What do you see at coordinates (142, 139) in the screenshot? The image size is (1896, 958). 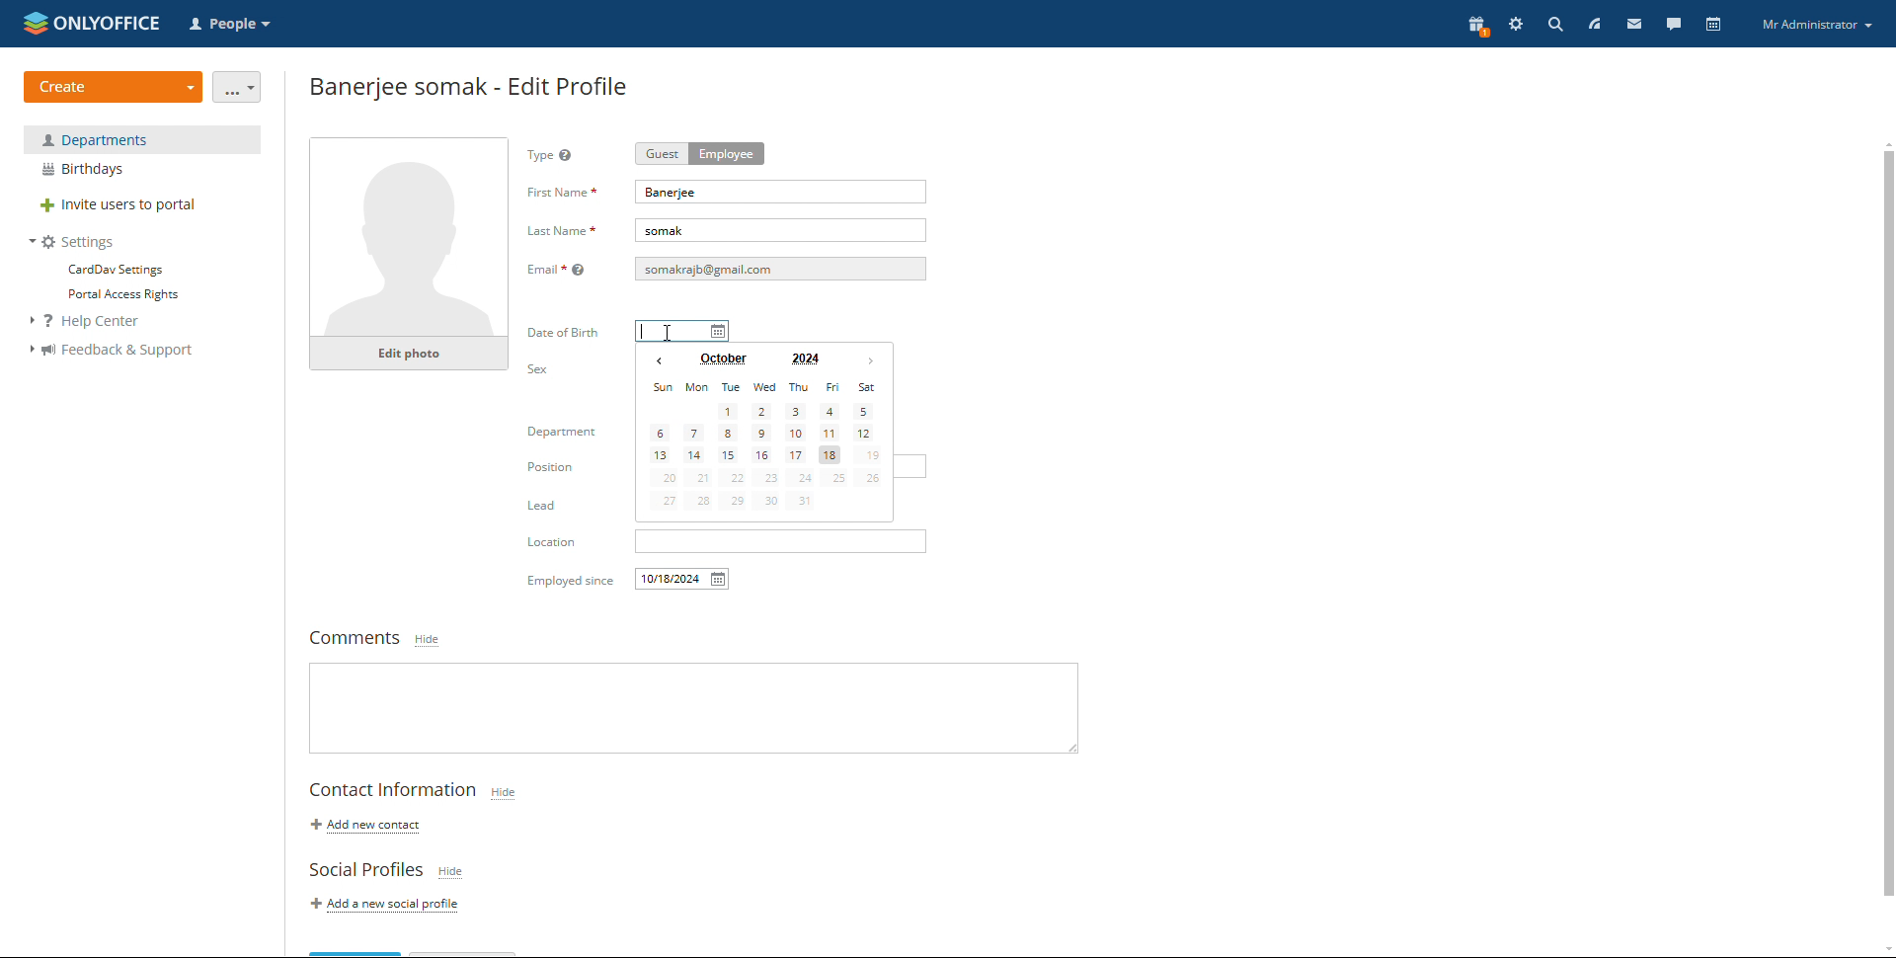 I see `department` at bounding box center [142, 139].